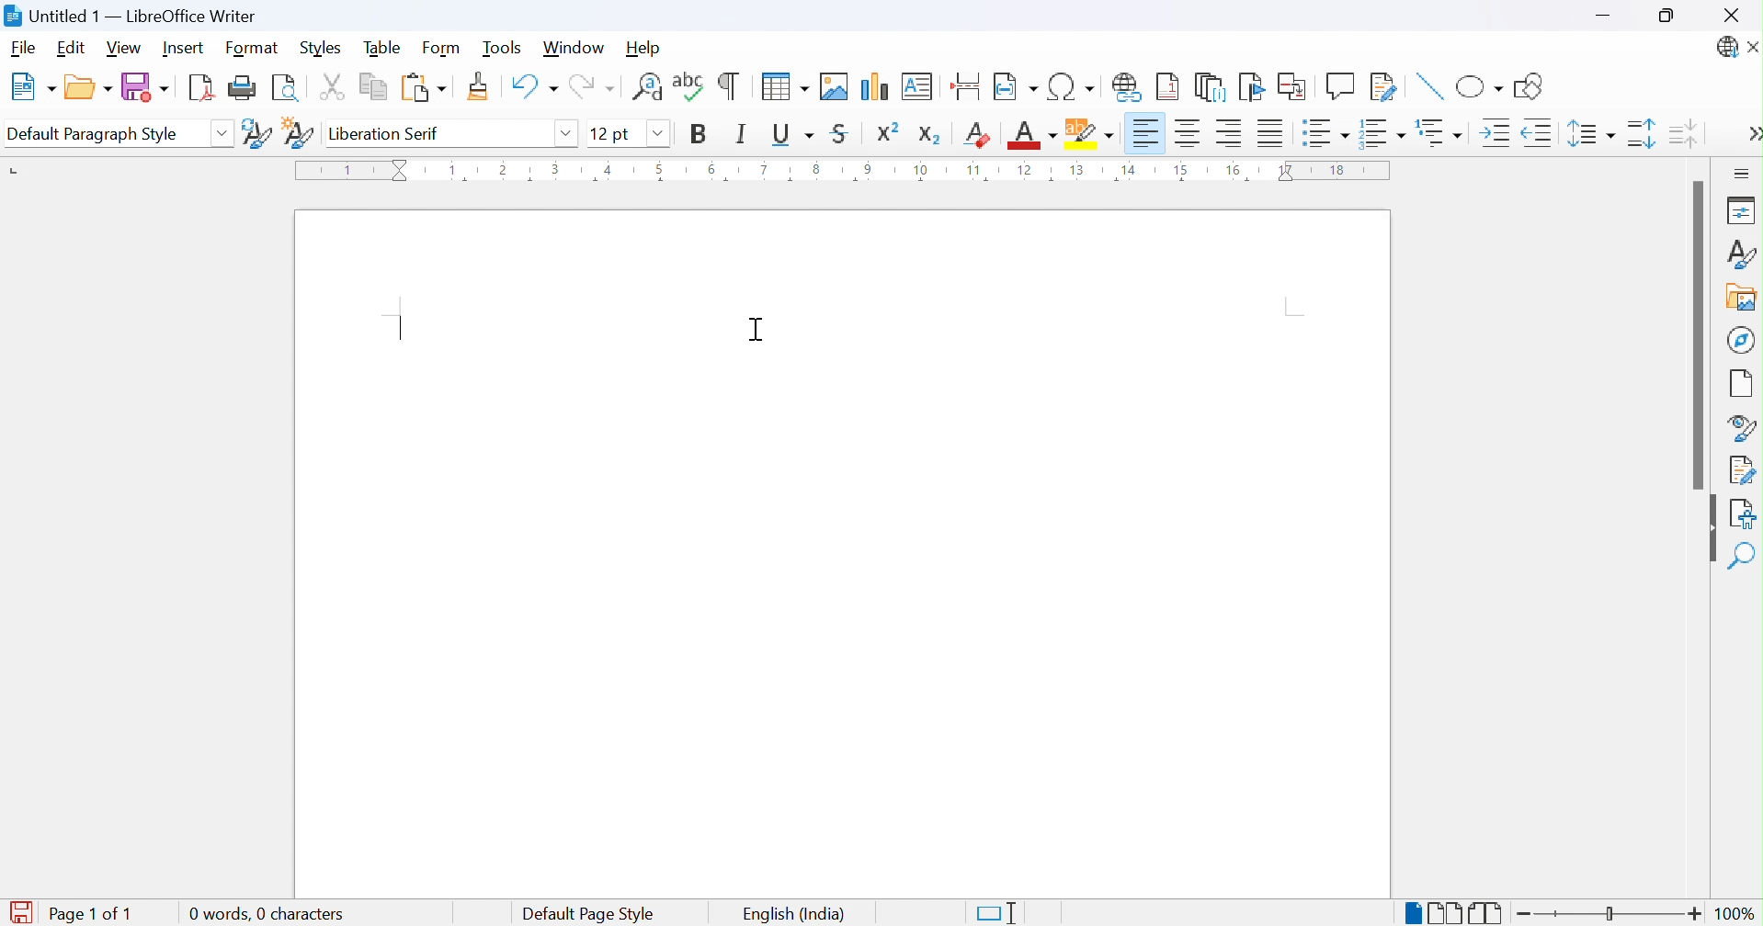 Image resolution: width=1763 pixels, height=926 pixels. What do you see at coordinates (1496, 134) in the screenshot?
I see `Increase indent` at bounding box center [1496, 134].